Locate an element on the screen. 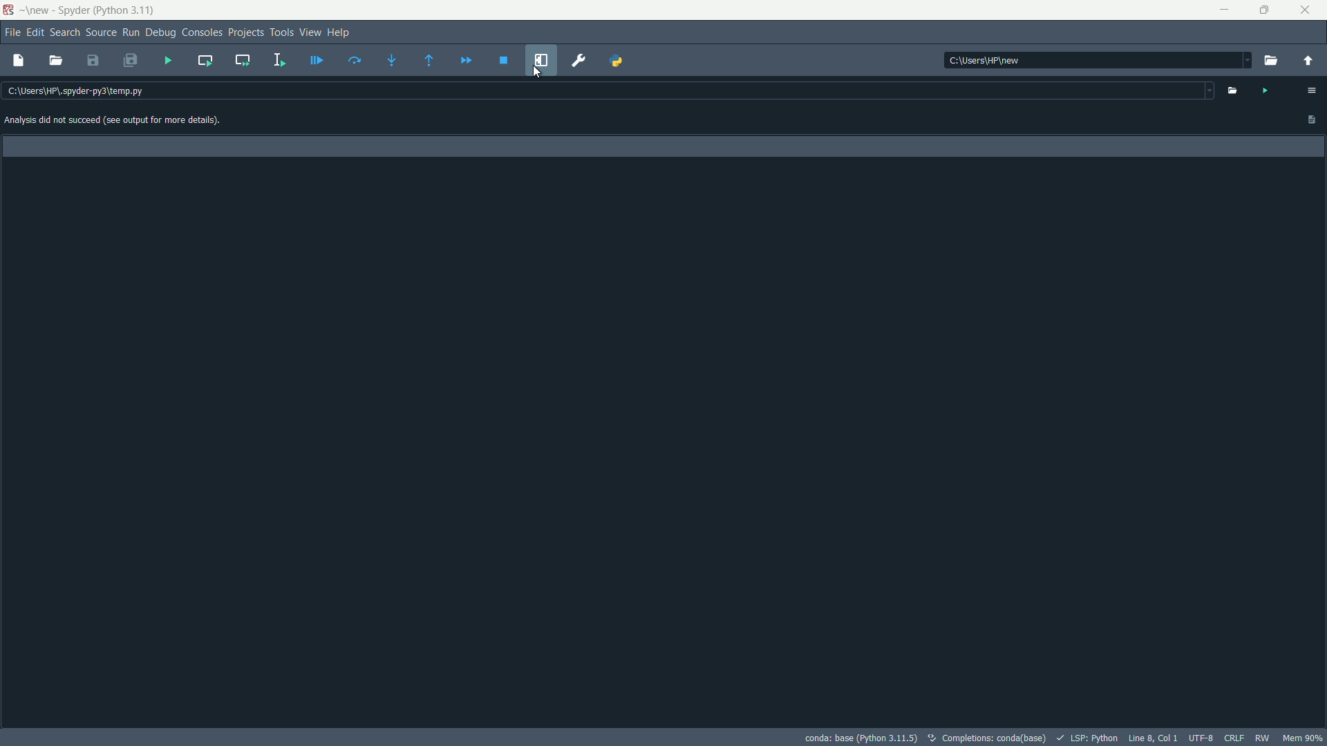  parent directory is located at coordinates (1308, 61).